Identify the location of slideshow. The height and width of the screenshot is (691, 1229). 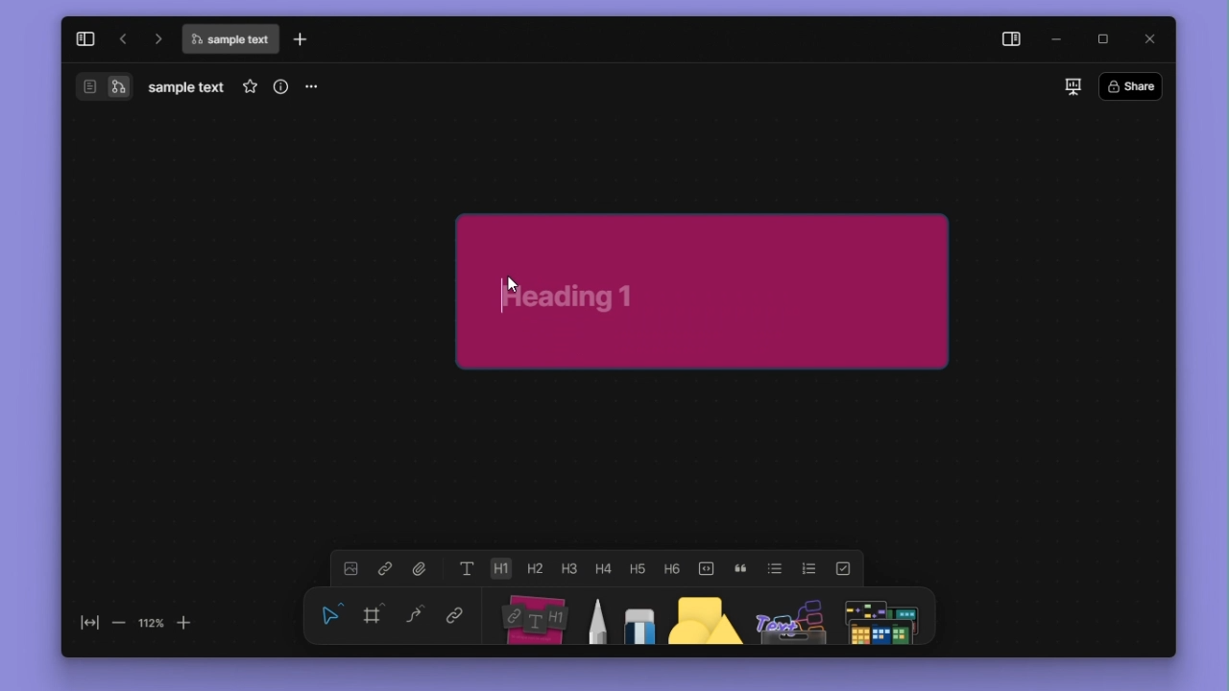
(1073, 86).